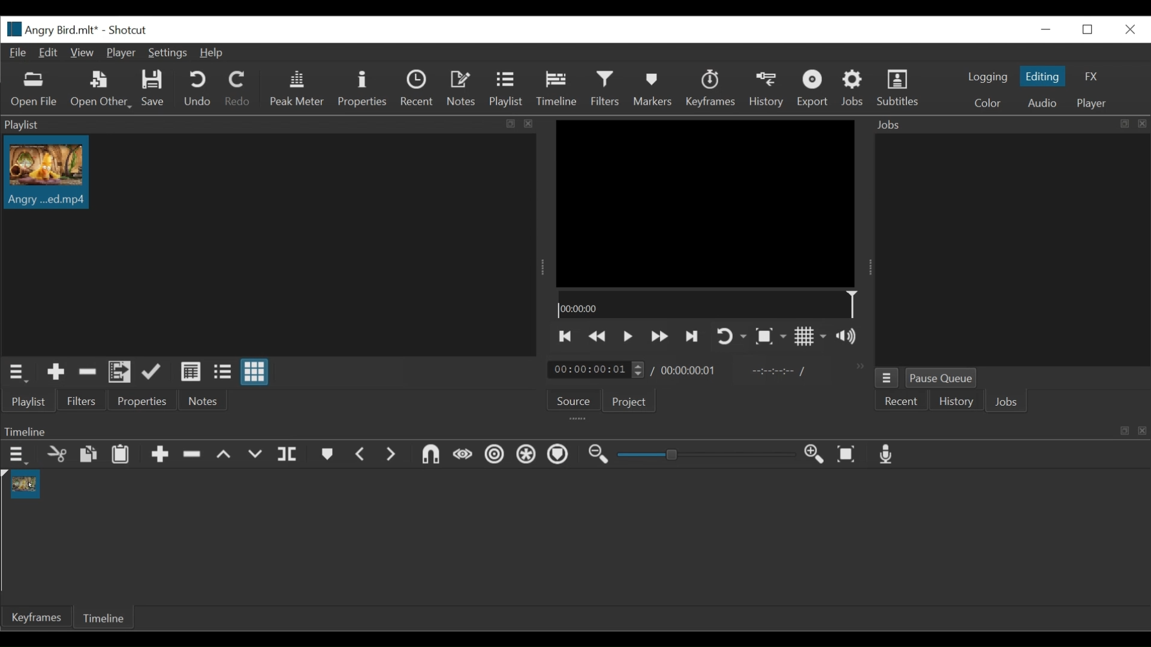 The height and width of the screenshot is (647, 1151). I want to click on Playlist Panel, so click(269, 125).